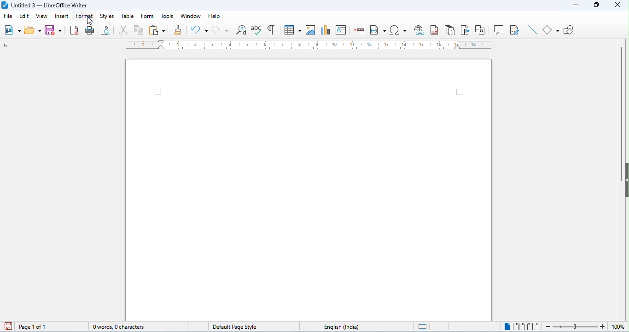  Describe the element at coordinates (507, 326) in the screenshot. I see `single page view` at that location.